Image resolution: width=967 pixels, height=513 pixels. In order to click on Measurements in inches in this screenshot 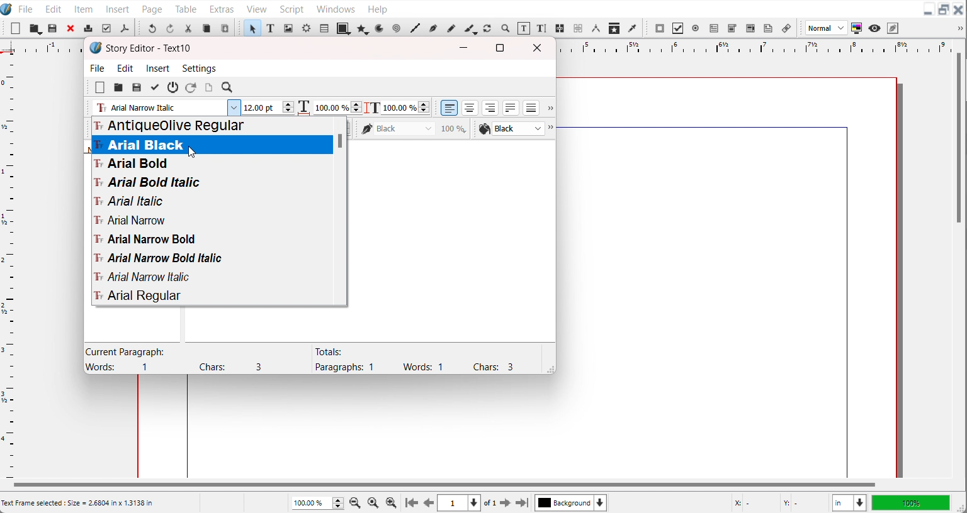, I will do `click(849, 503)`.